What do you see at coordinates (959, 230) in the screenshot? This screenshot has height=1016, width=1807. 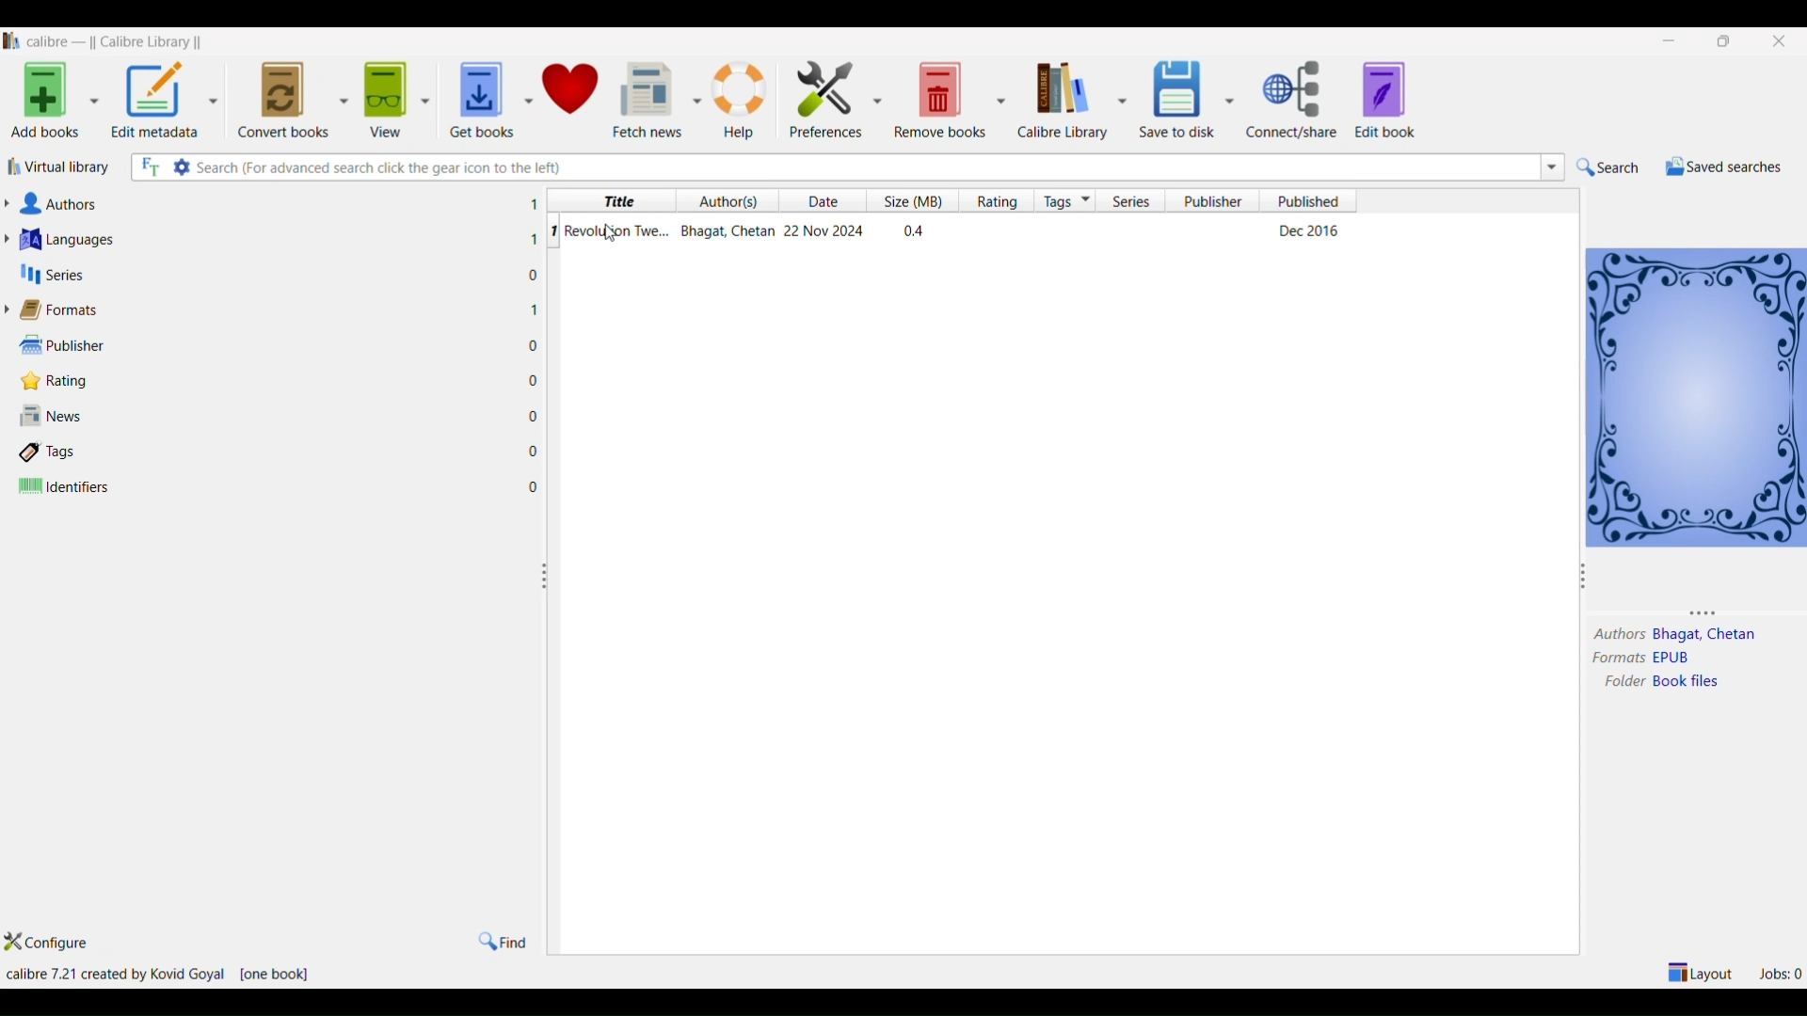 I see `book details` at bounding box center [959, 230].